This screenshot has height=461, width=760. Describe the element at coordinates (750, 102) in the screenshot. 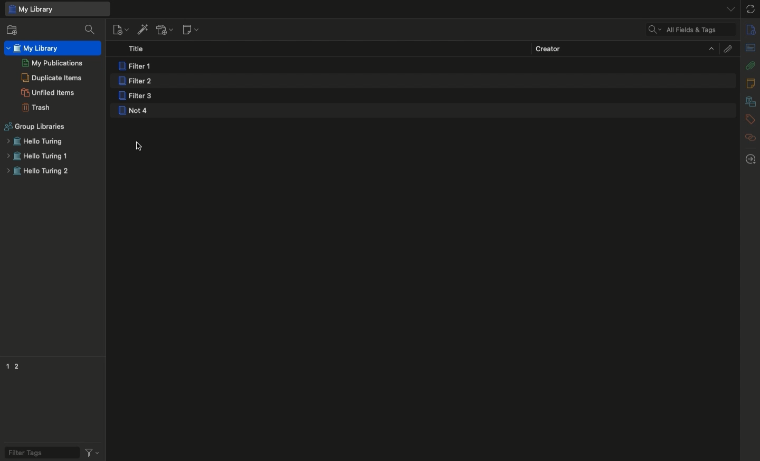

I see `Libraries and collections` at that location.